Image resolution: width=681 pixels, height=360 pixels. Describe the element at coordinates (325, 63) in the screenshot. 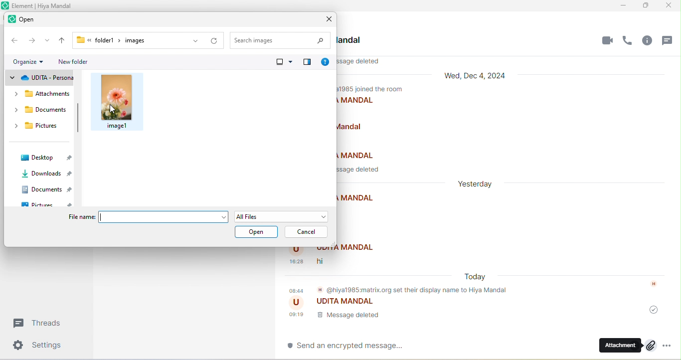

I see `help` at that location.